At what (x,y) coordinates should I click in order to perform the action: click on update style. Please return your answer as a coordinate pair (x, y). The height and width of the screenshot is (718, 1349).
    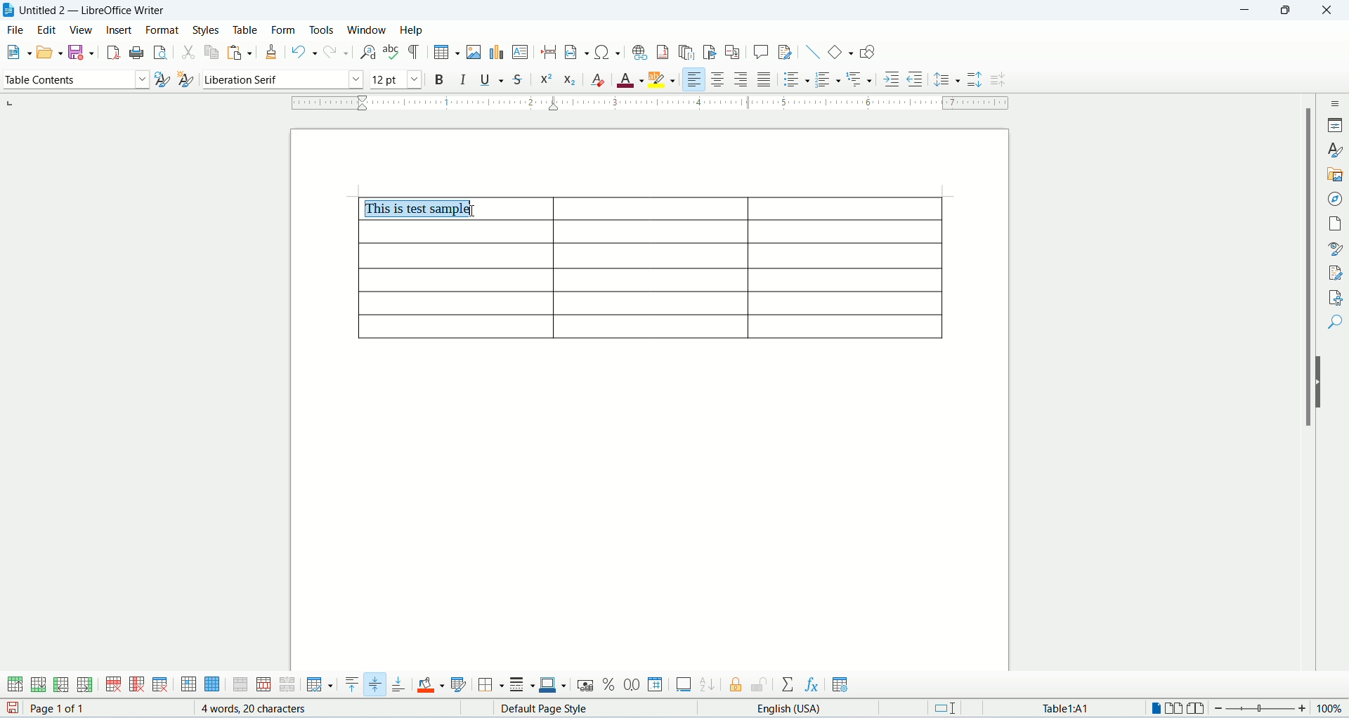
    Looking at the image, I should click on (162, 81).